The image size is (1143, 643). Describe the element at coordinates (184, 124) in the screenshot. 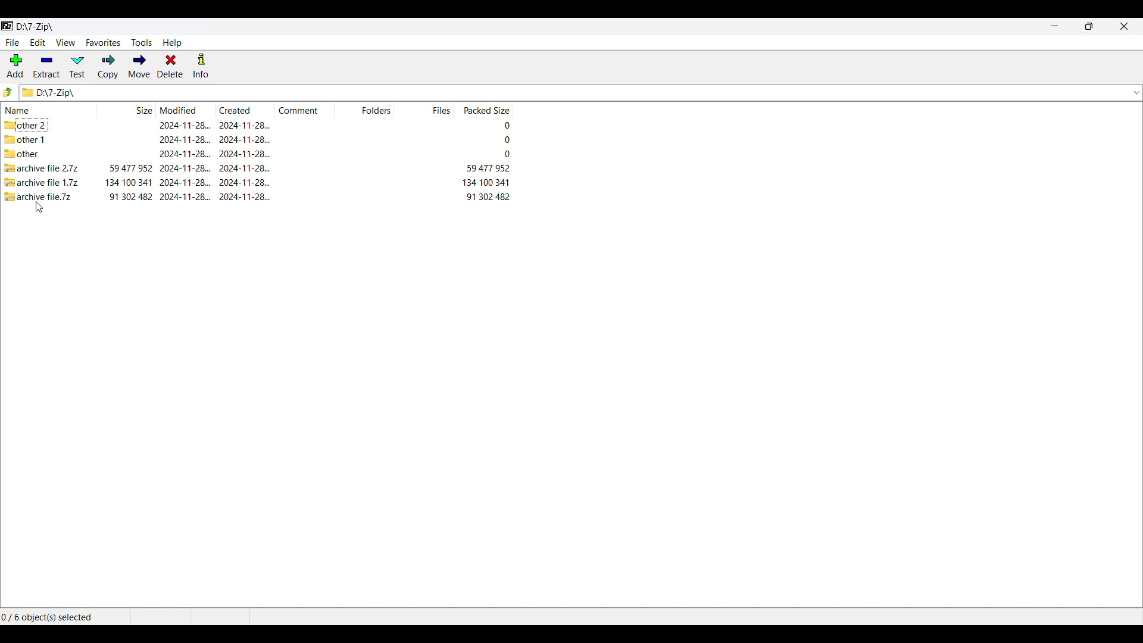

I see `modified date & time` at that location.